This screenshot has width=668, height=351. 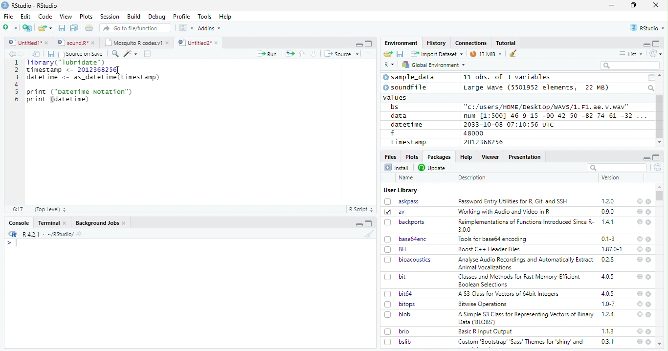 What do you see at coordinates (639, 201) in the screenshot?
I see `help` at bounding box center [639, 201].